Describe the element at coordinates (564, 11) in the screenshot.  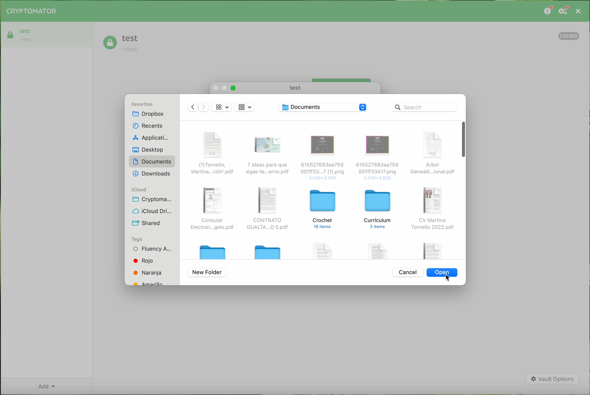
I see `settings` at that location.